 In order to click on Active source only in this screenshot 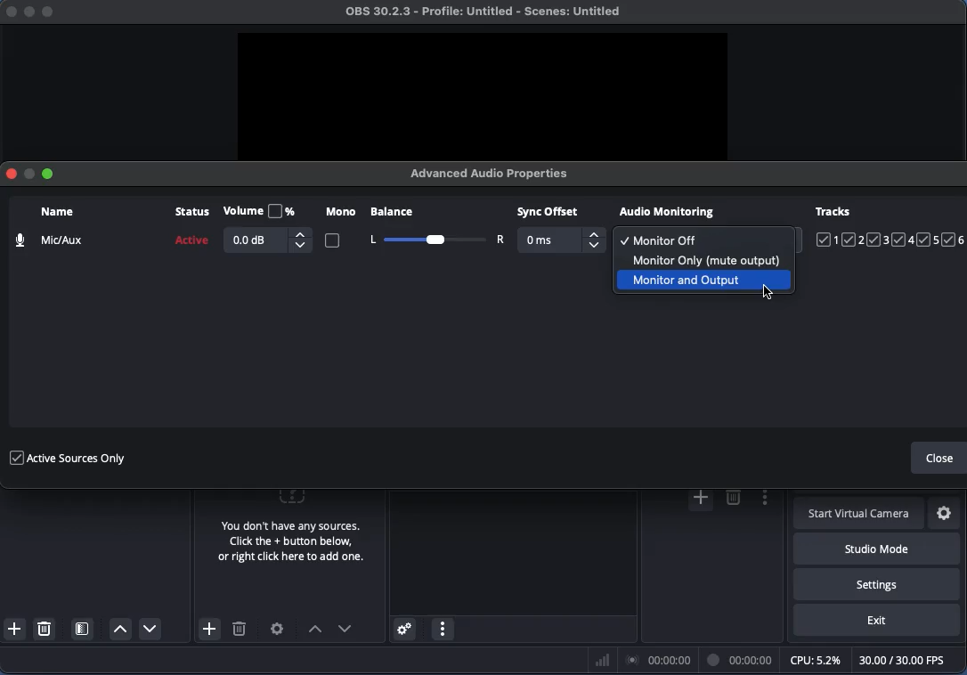, I will do `click(67, 456)`.